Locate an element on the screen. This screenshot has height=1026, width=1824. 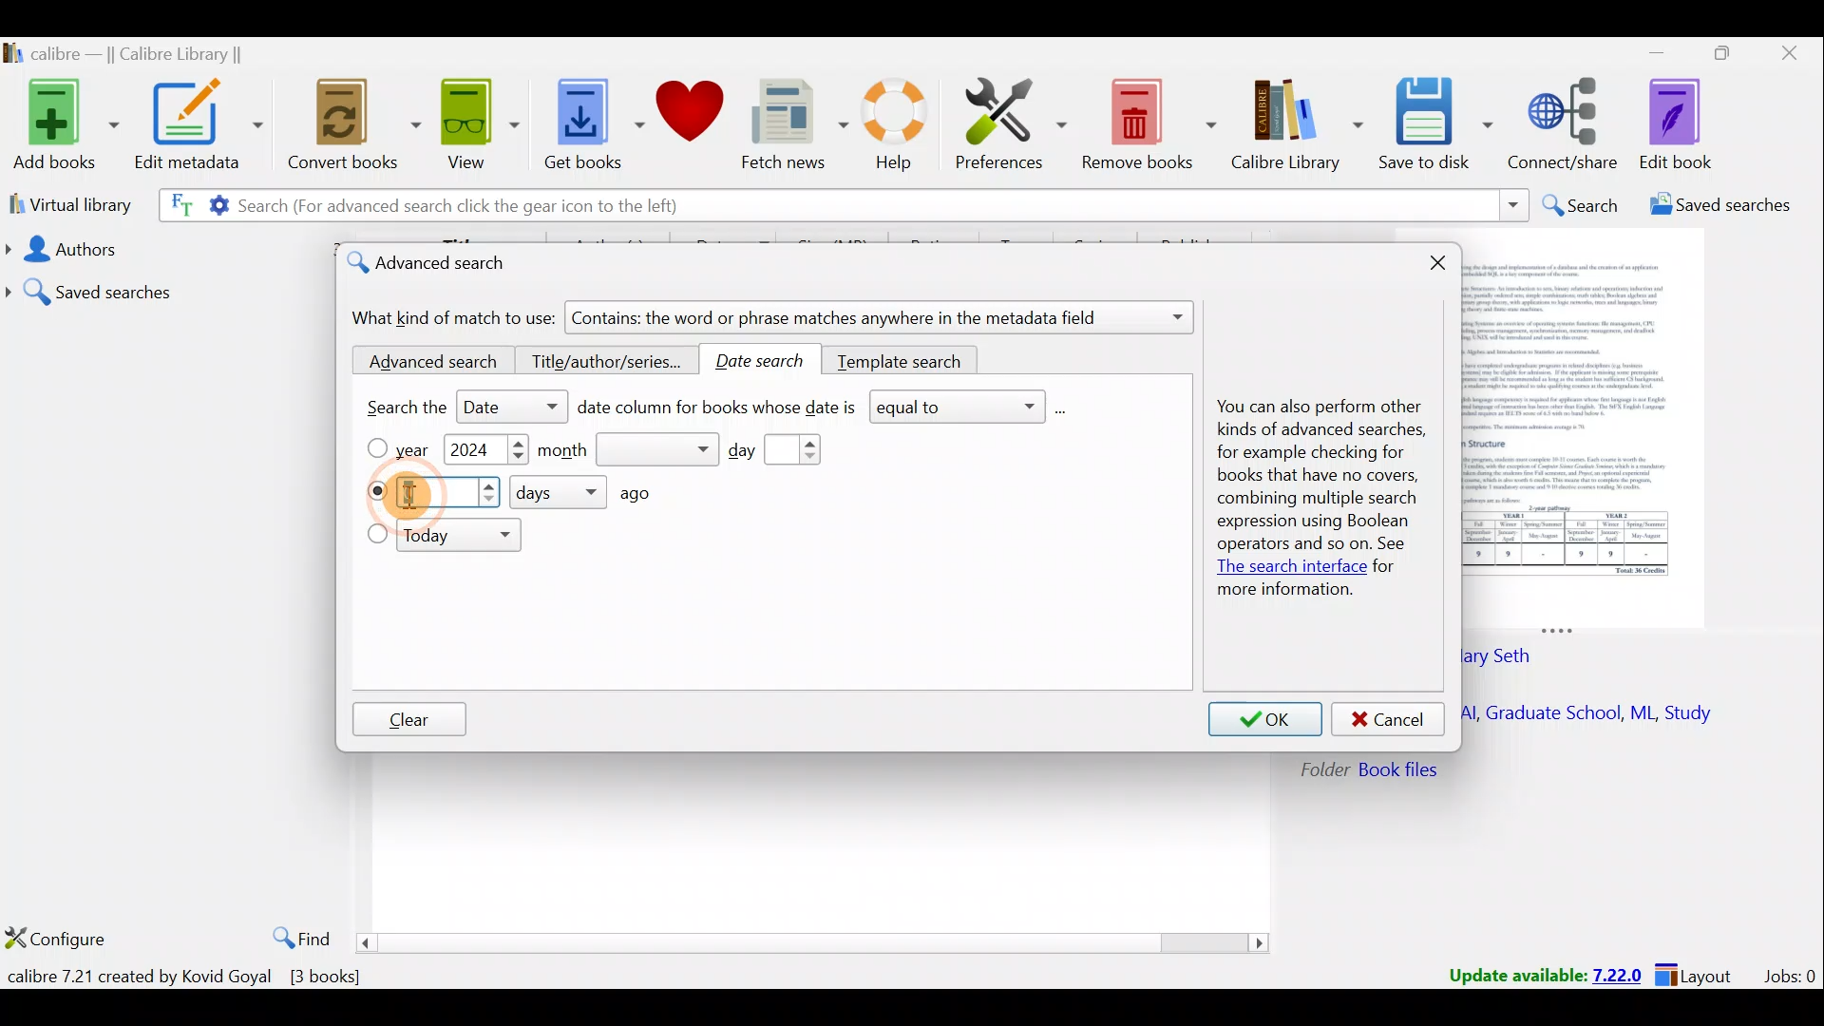
View is located at coordinates (475, 126).